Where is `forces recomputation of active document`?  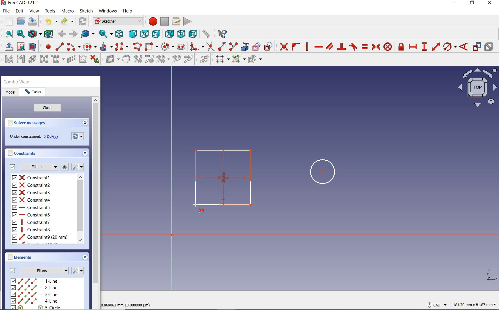 forces recomputation of active document is located at coordinates (79, 137).